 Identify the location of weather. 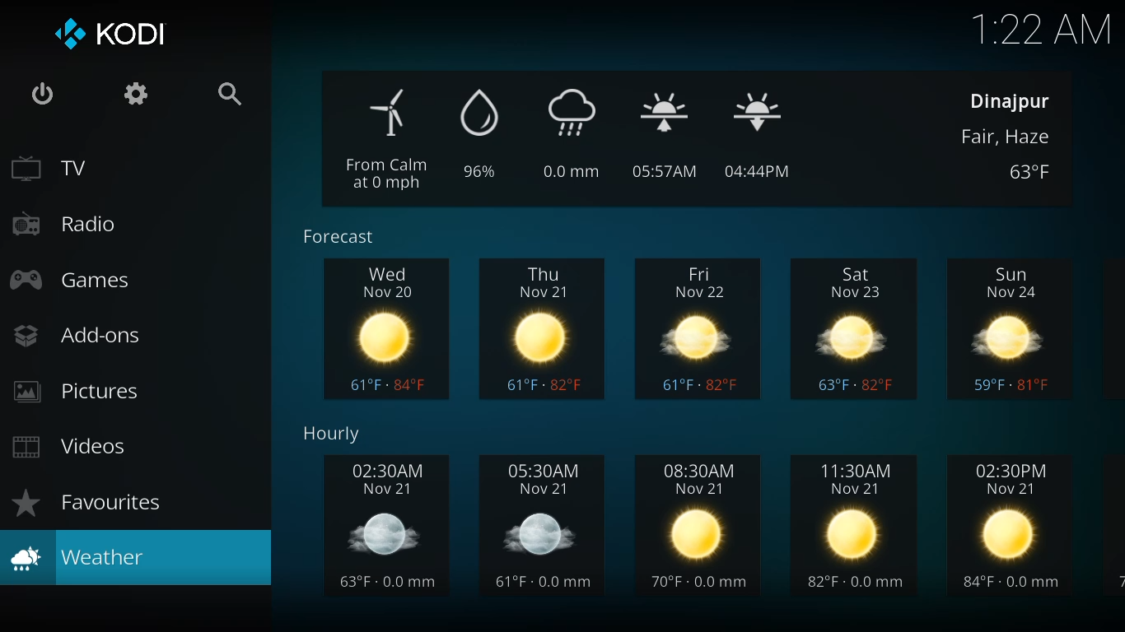
(80, 557).